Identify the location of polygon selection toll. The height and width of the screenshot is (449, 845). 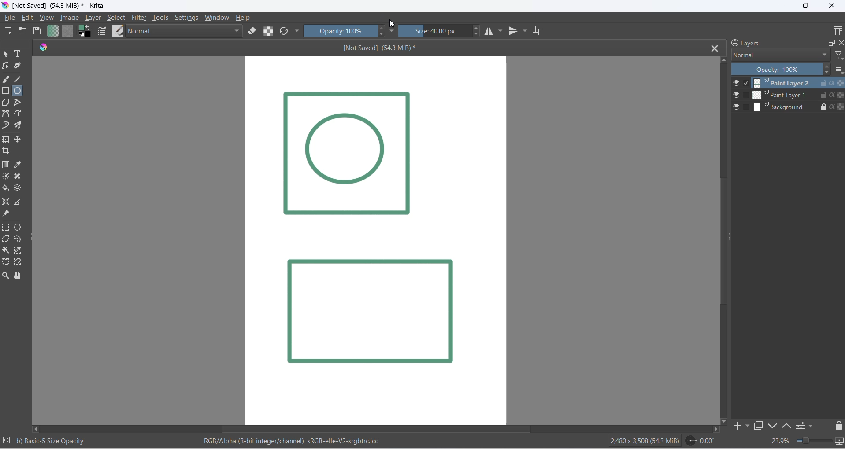
(6, 239).